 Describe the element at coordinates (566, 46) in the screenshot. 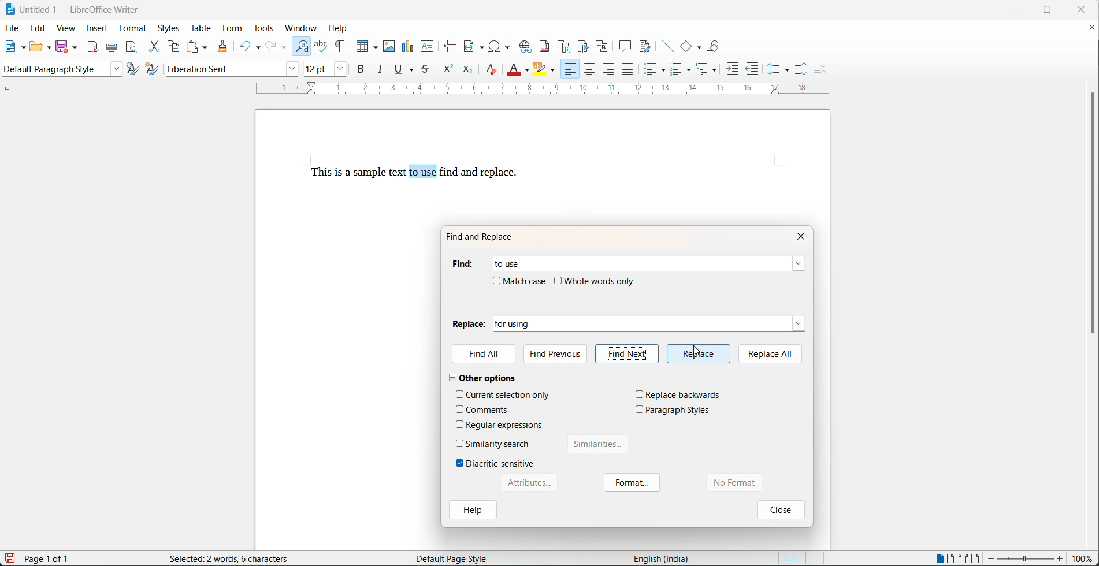

I see `insert endnote` at that location.